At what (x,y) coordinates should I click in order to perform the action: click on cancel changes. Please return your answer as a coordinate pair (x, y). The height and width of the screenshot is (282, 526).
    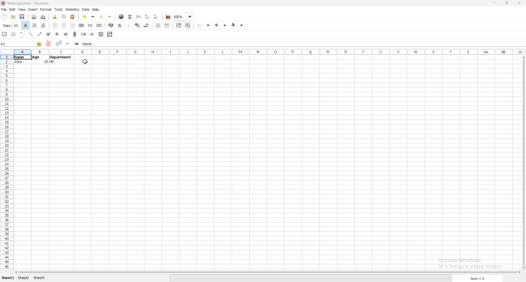
    Looking at the image, I should click on (48, 44).